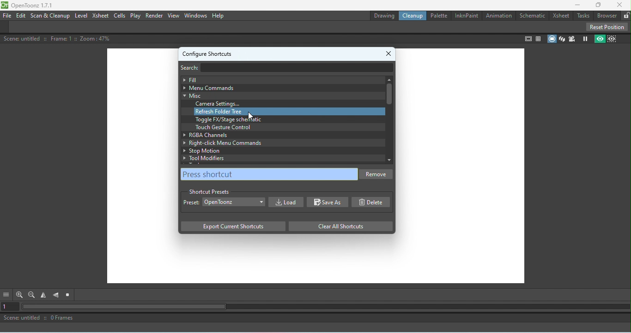 This screenshot has width=631, height=333. Describe the element at coordinates (279, 143) in the screenshot. I see `Right-click menu commands` at that location.